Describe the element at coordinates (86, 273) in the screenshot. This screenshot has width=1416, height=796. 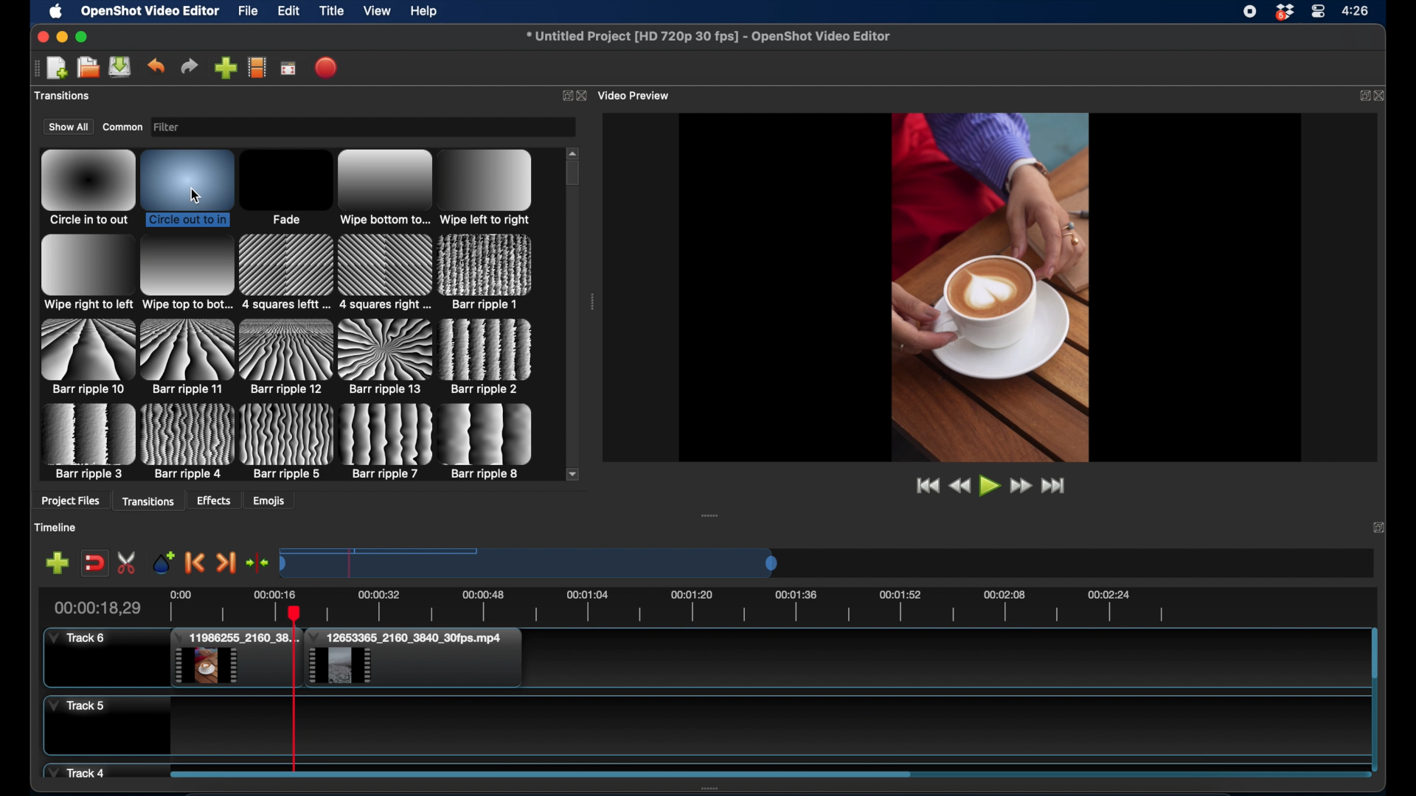
I see `transition` at that location.